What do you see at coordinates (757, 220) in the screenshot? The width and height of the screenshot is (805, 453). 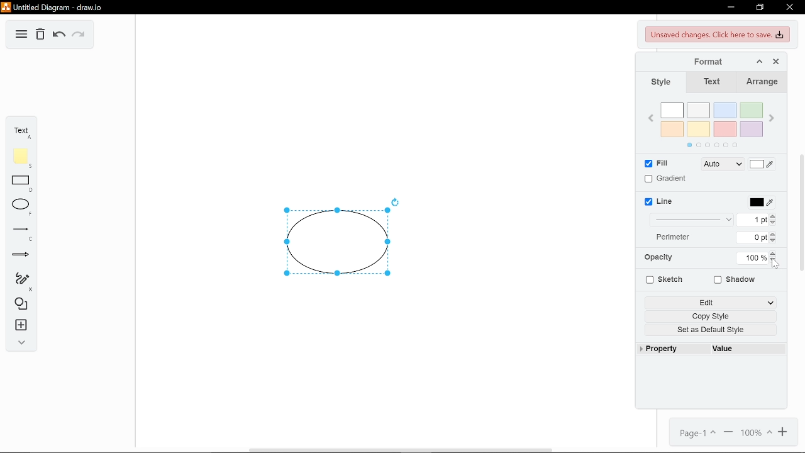 I see `Current thickness` at bounding box center [757, 220].